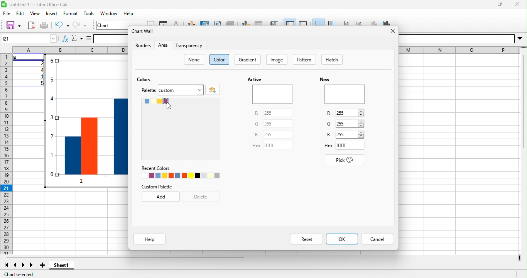 The image size is (527, 278). What do you see at coordinates (348, 22) in the screenshot?
I see `x axis` at bounding box center [348, 22].